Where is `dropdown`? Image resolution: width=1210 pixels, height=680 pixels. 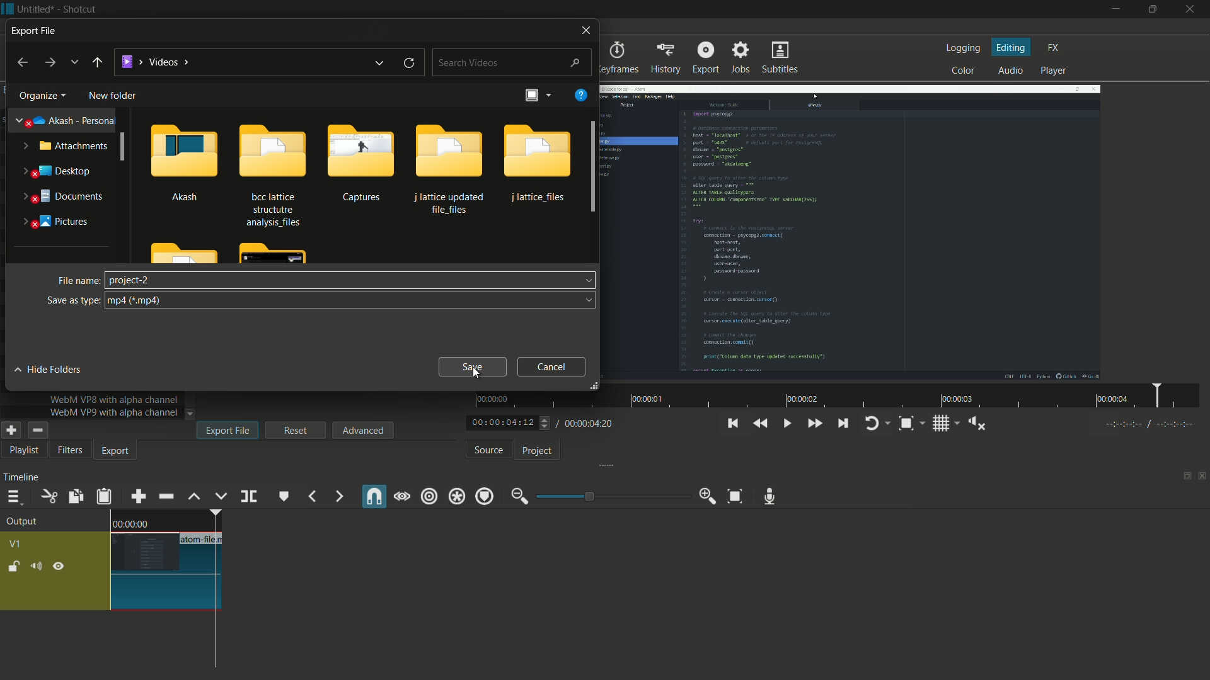 dropdown is located at coordinates (587, 280).